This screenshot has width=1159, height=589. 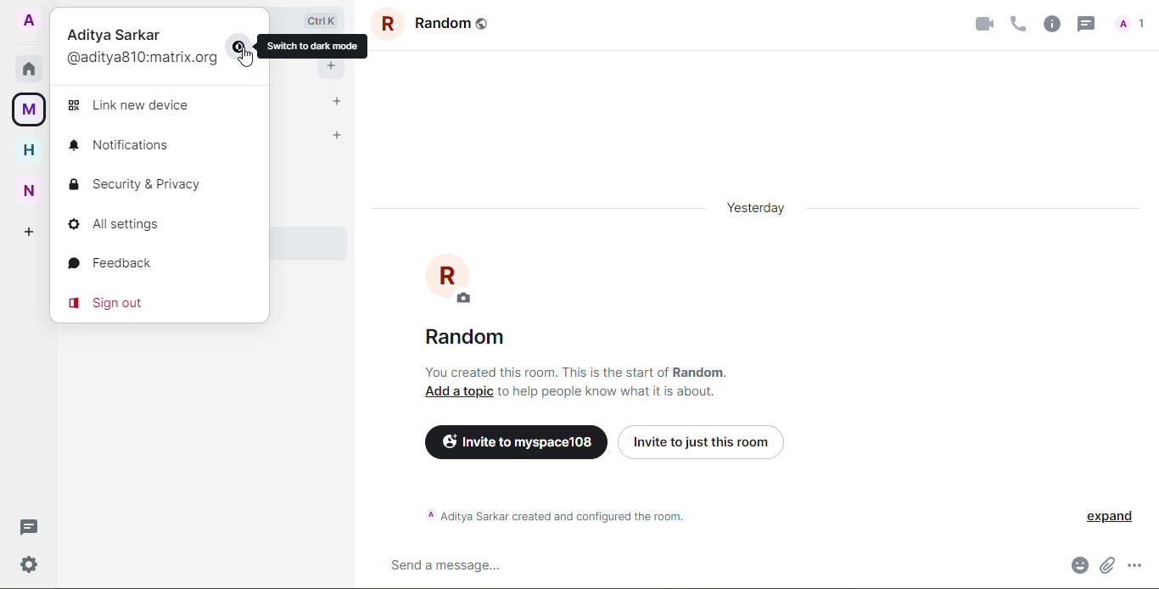 What do you see at coordinates (143, 183) in the screenshot?
I see `security` at bounding box center [143, 183].